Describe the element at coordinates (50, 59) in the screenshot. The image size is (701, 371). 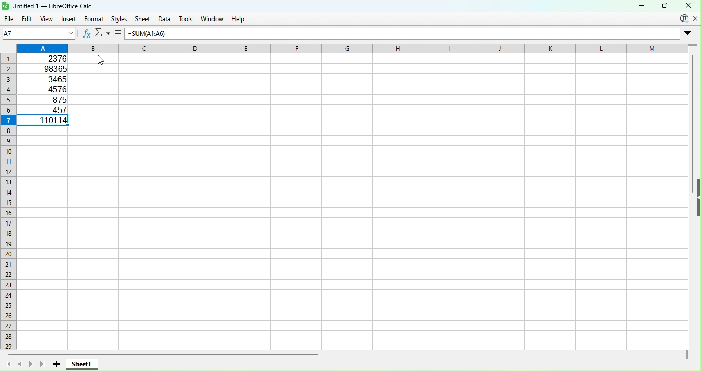
I see `2376` at that location.